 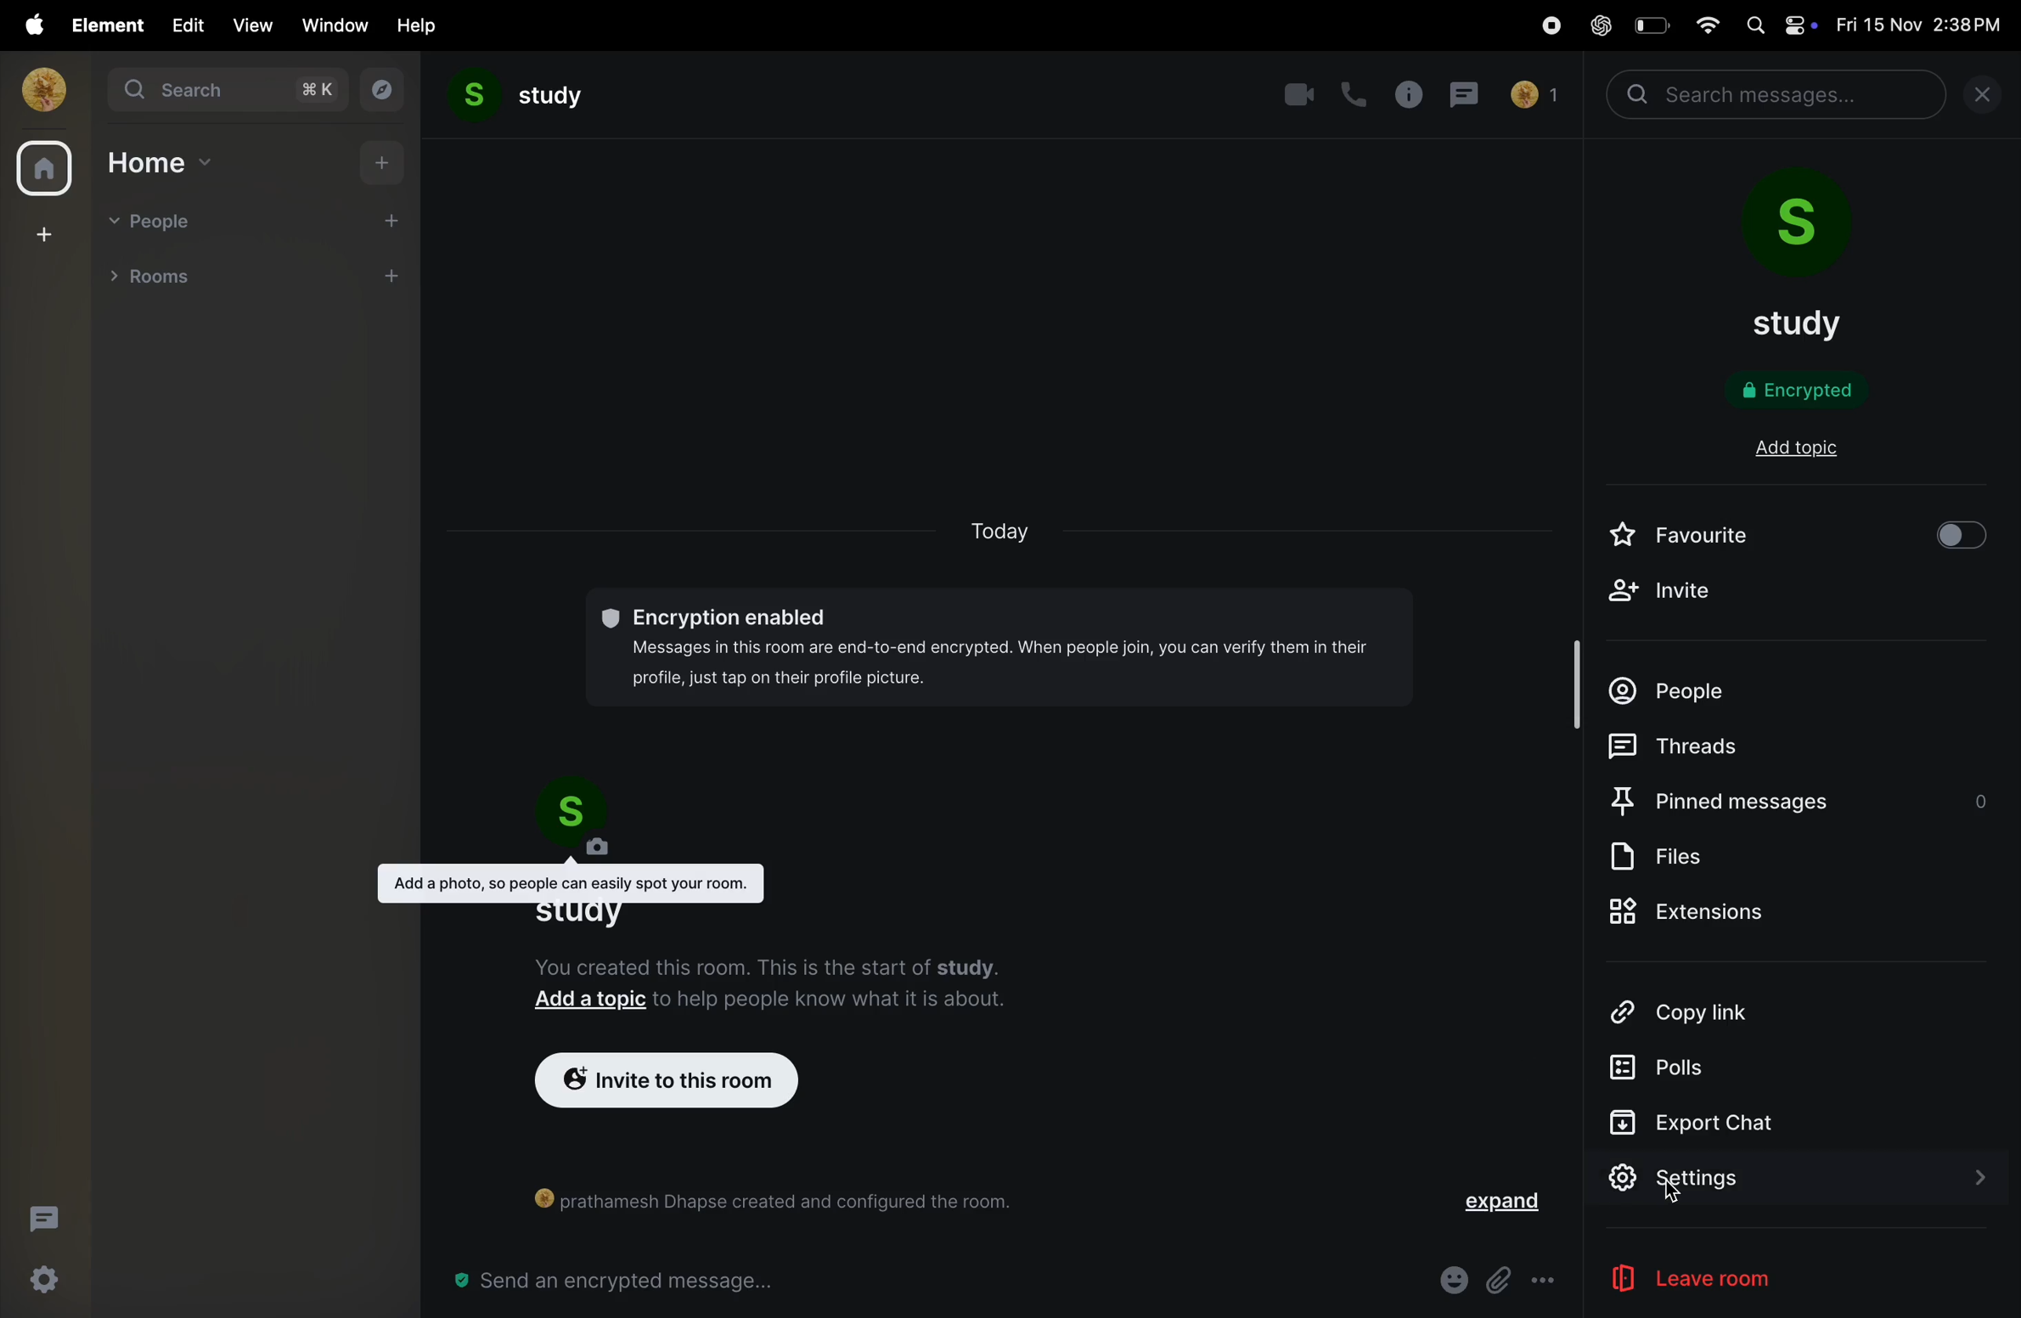 What do you see at coordinates (1680, 857) in the screenshot?
I see `files` at bounding box center [1680, 857].